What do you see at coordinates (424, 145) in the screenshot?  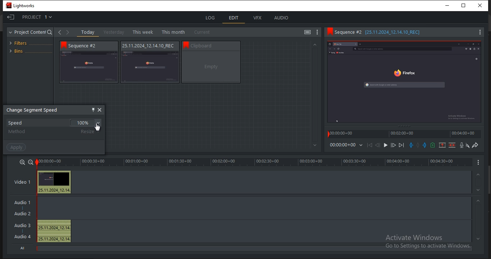 I see `add an out mark` at bounding box center [424, 145].